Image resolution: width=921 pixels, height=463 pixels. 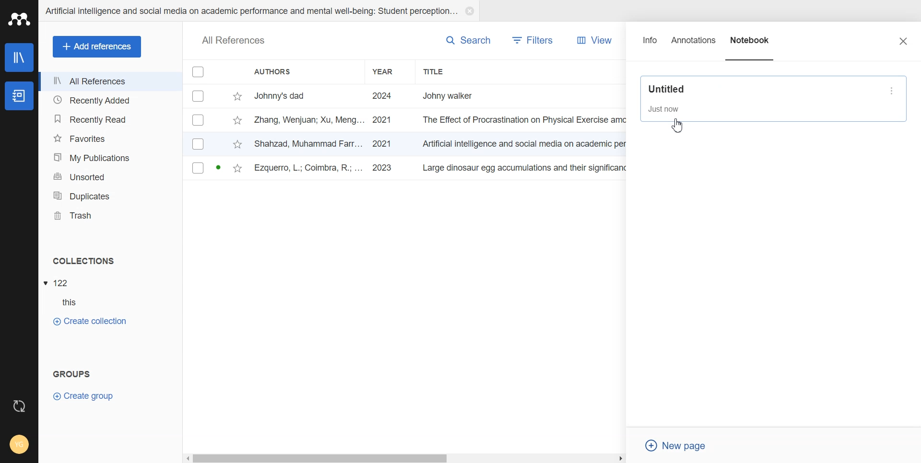 What do you see at coordinates (469, 11) in the screenshot?
I see `Close` at bounding box center [469, 11].